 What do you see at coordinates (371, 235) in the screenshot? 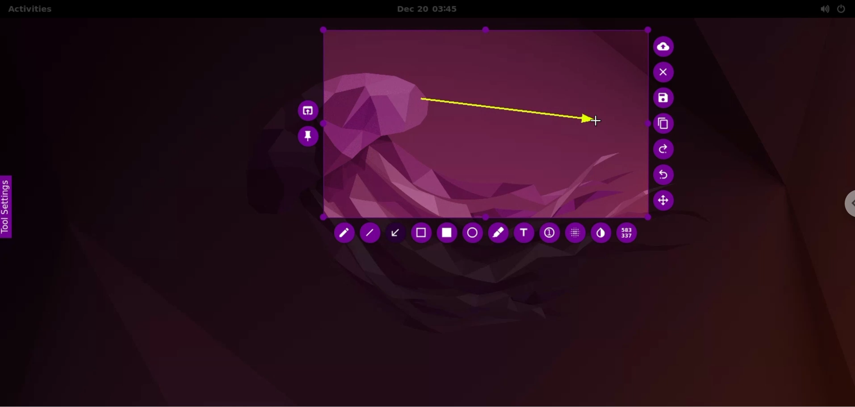
I see `line tool` at bounding box center [371, 235].